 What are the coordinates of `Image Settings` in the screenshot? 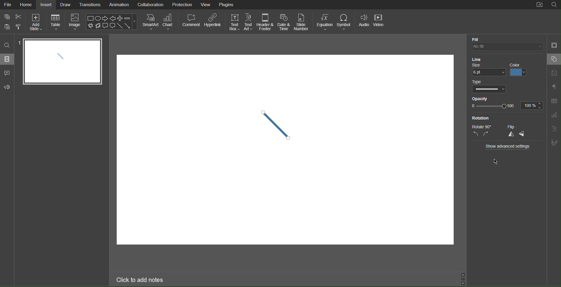 It's located at (554, 74).